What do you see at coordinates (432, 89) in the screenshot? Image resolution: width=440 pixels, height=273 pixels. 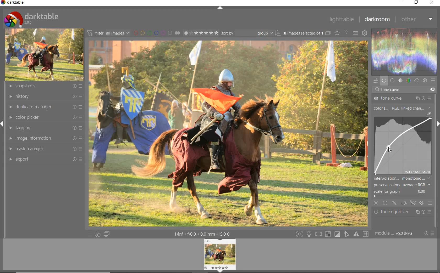 I see `delete` at bounding box center [432, 89].